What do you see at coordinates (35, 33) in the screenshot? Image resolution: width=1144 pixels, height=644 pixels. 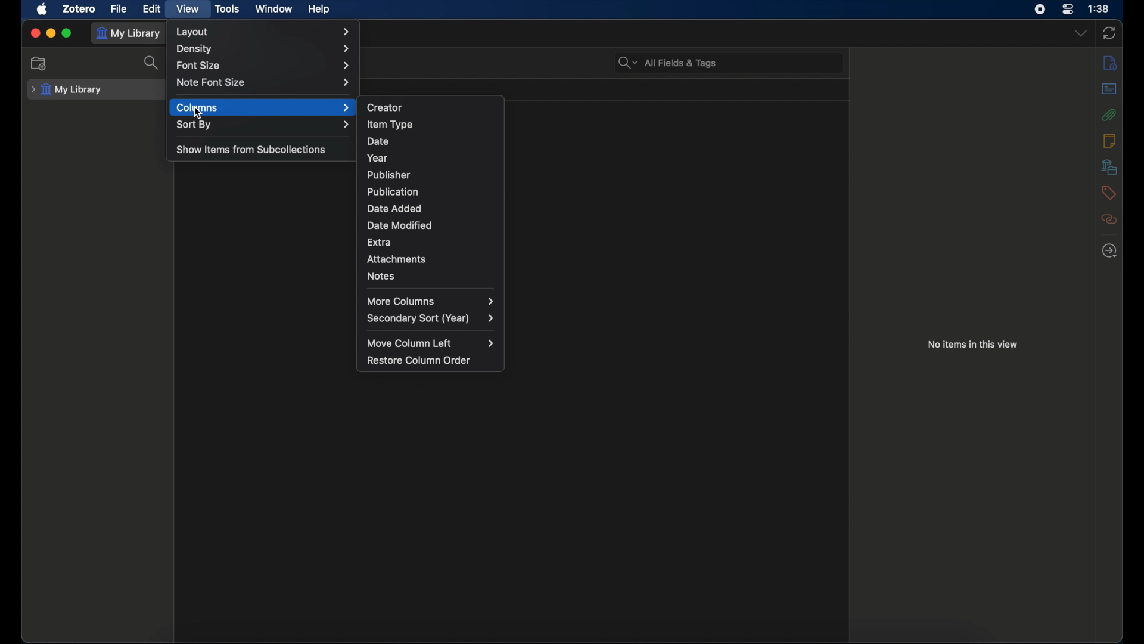 I see `close` at bounding box center [35, 33].